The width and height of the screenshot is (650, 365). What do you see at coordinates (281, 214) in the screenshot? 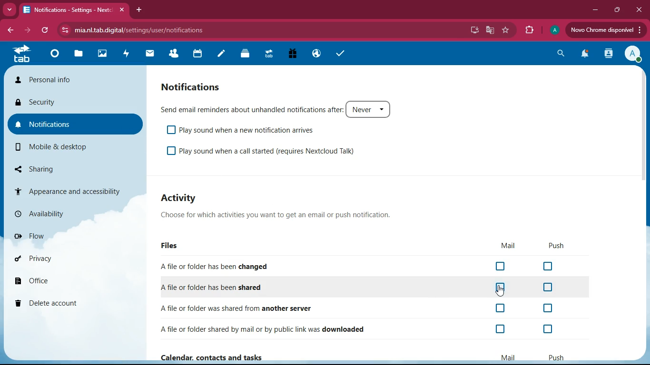
I see `description` at bounding box center [281, 214].